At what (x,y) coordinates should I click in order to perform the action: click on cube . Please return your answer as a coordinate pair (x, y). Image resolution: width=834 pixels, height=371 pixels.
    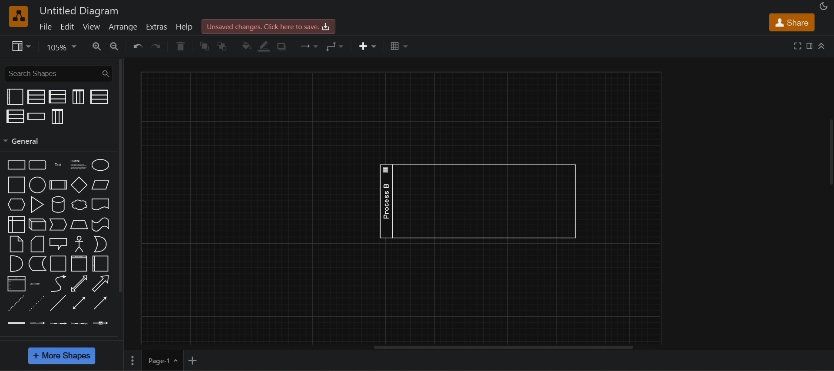
    Looking at the image, I should click on (36, 225).